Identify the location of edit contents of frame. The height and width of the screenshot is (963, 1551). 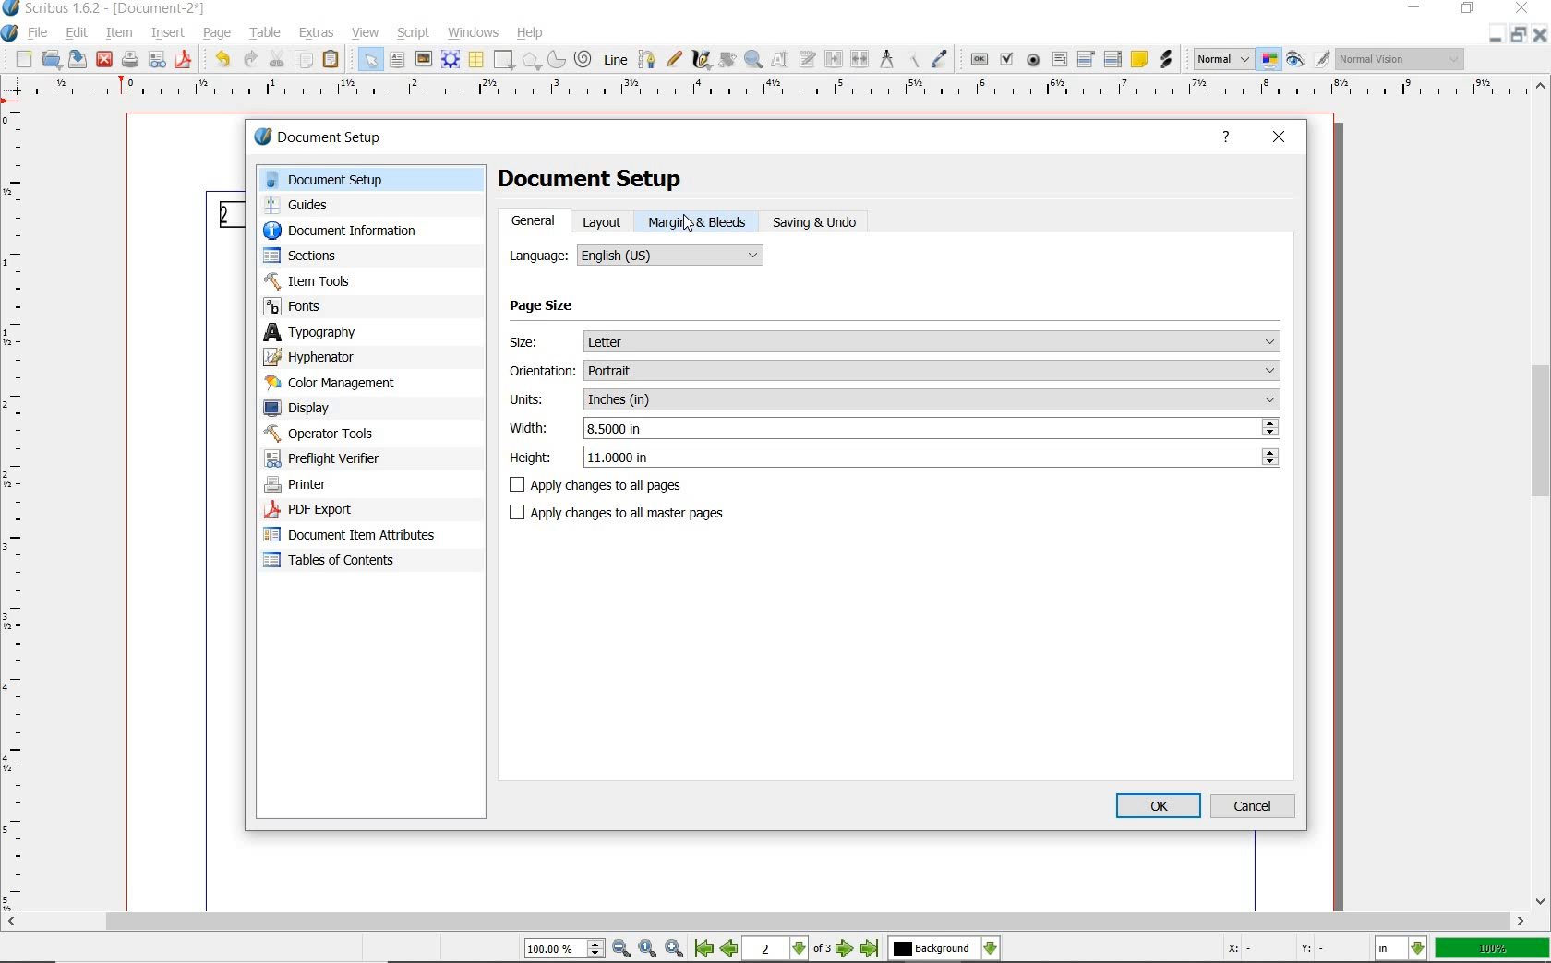
(782, 60).